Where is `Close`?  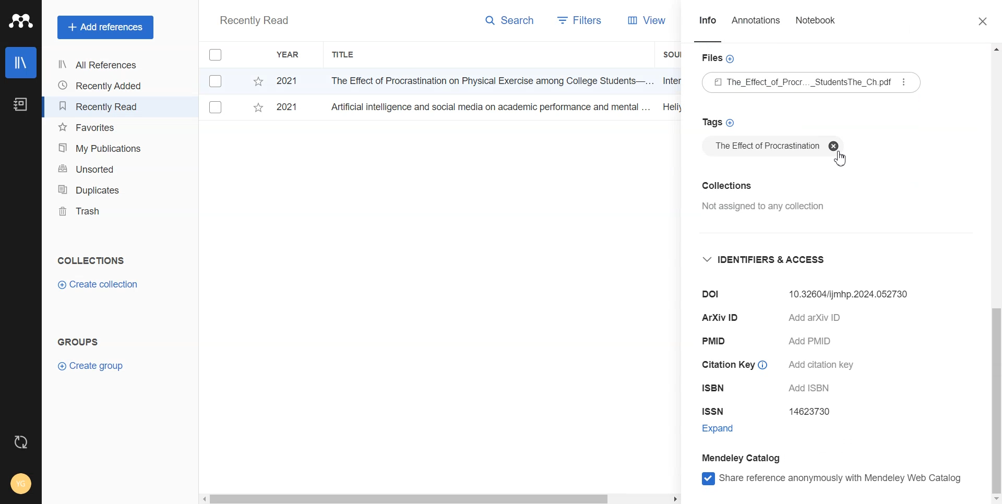 Close is located at coordinates (983, 22).